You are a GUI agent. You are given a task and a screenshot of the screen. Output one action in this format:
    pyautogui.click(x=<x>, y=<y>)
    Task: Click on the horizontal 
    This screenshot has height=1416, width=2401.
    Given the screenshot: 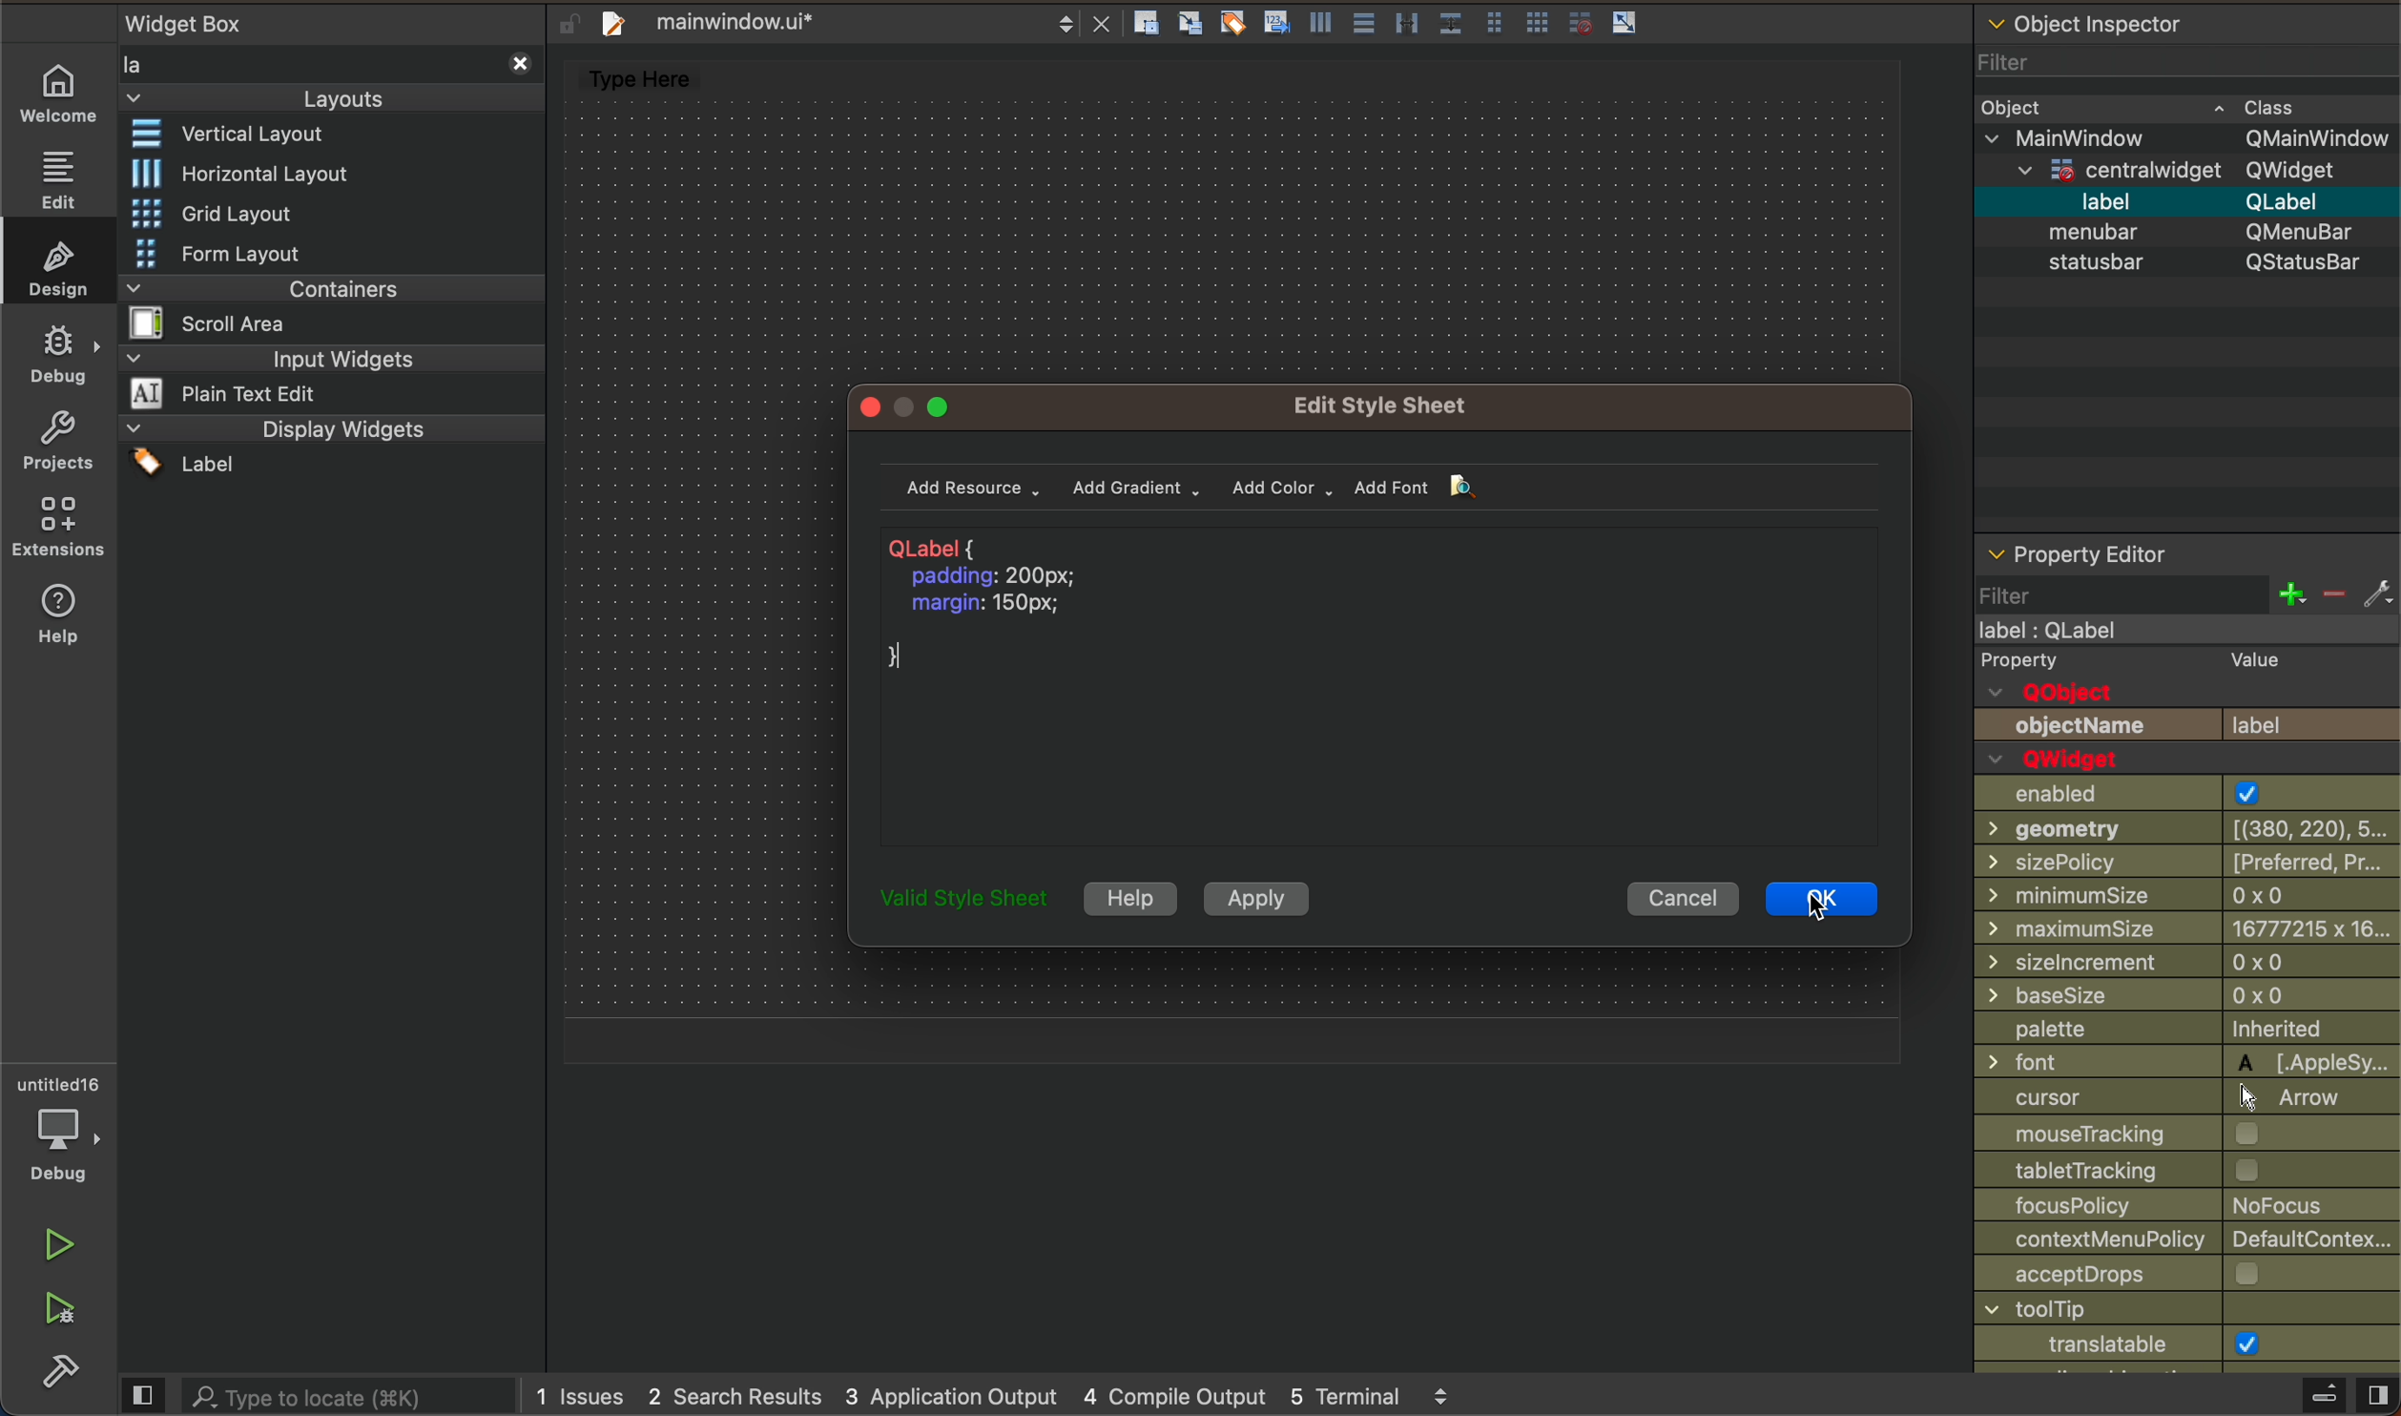 What is the action you would take?
    pyautogui.click(x=240, y=173)
    